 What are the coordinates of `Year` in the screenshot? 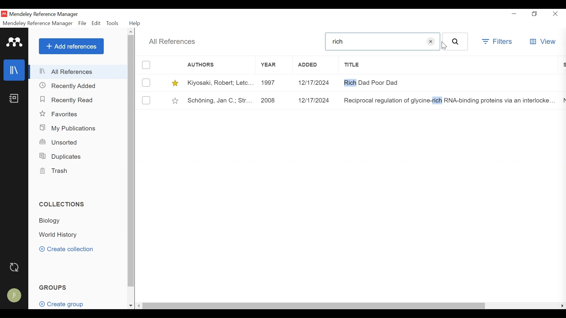 It's located at (273, 65).